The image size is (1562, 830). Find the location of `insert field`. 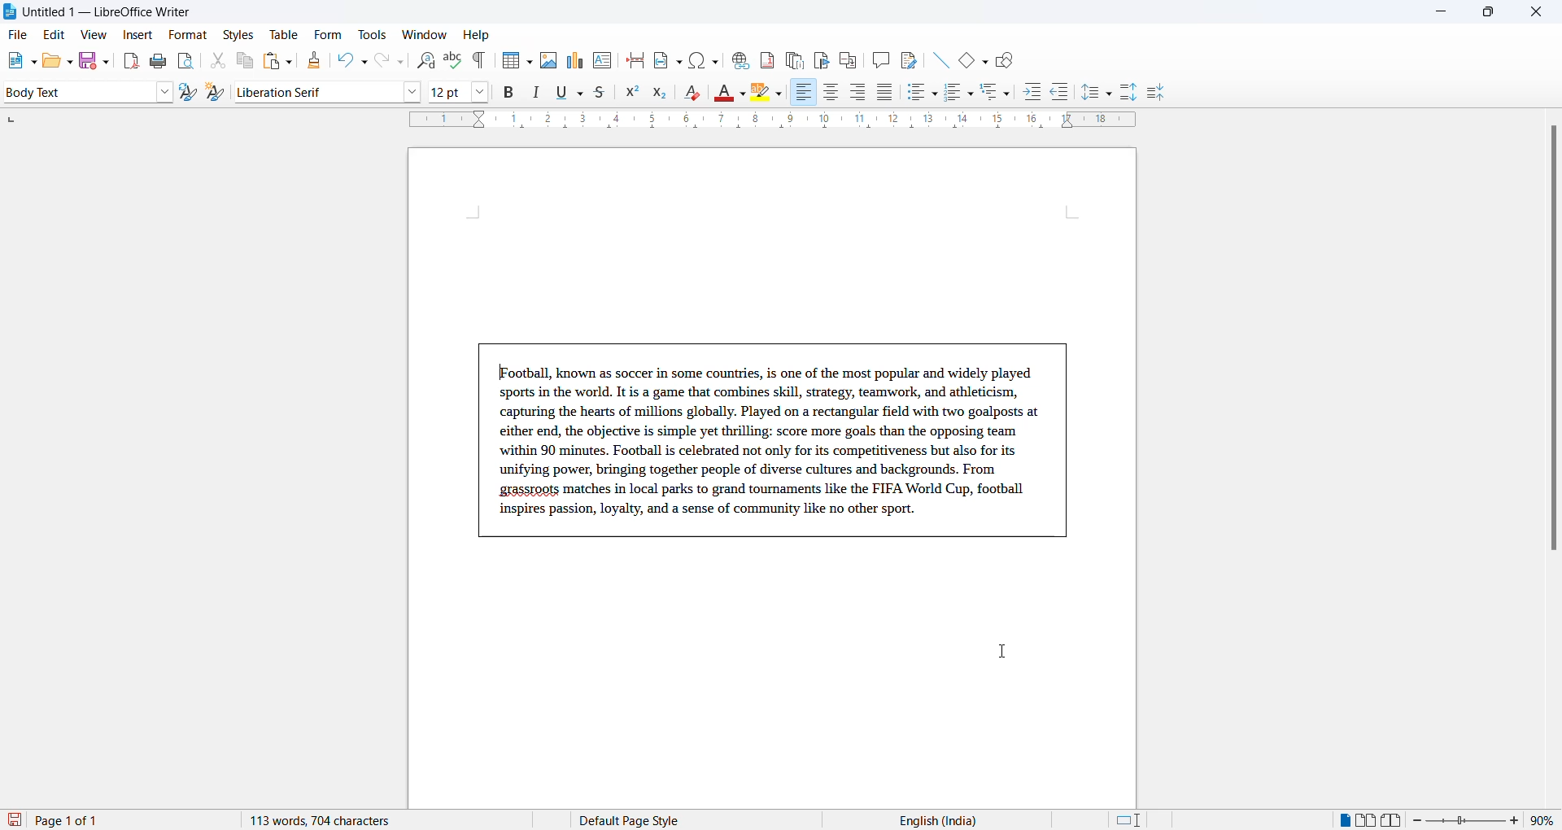

insert field is located at coordinates (666, 58).